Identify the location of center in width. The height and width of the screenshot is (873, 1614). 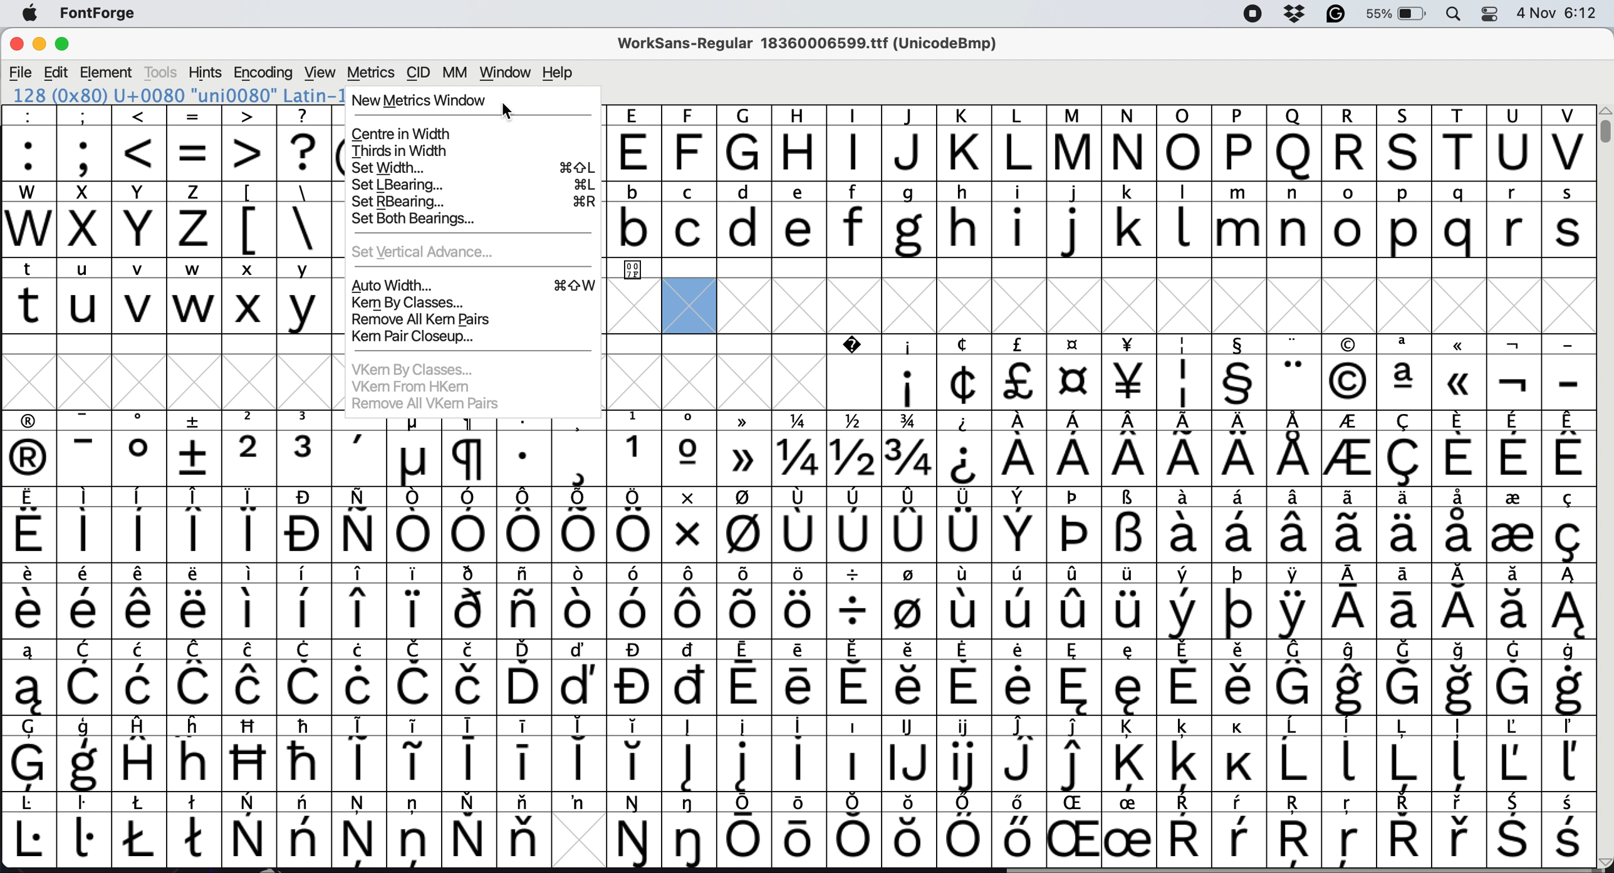
(407, 133).